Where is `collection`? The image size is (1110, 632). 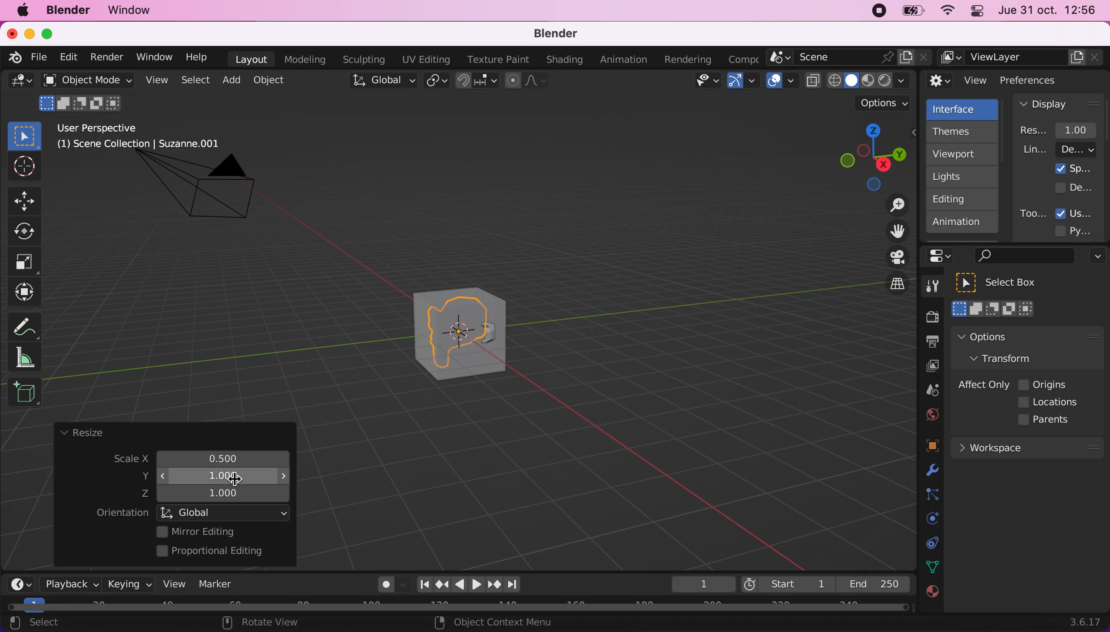
collection is located at coordinates (930, 543).